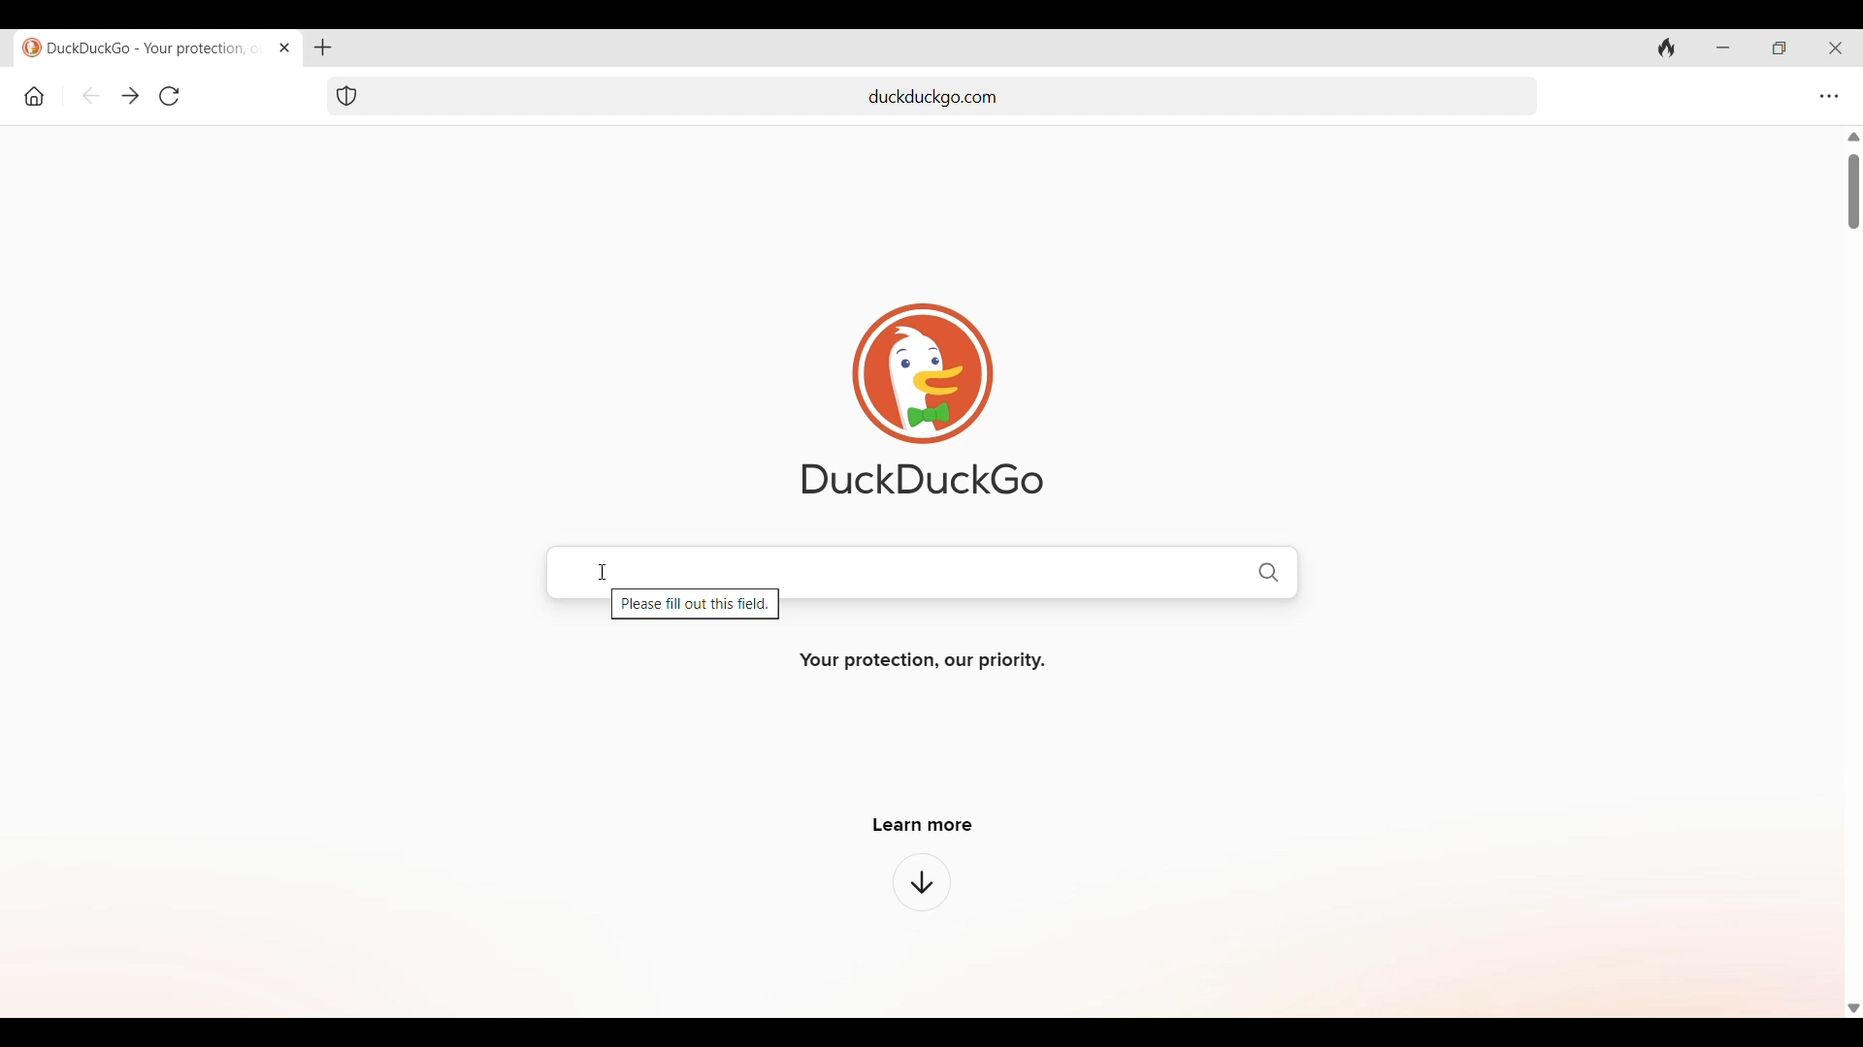 This screenshot has width=1863, height=1047. What do you see at coordinates (1853, 192) in the screenshot?
I see `Vertical slide bar` at bounding box center [1853, 192].